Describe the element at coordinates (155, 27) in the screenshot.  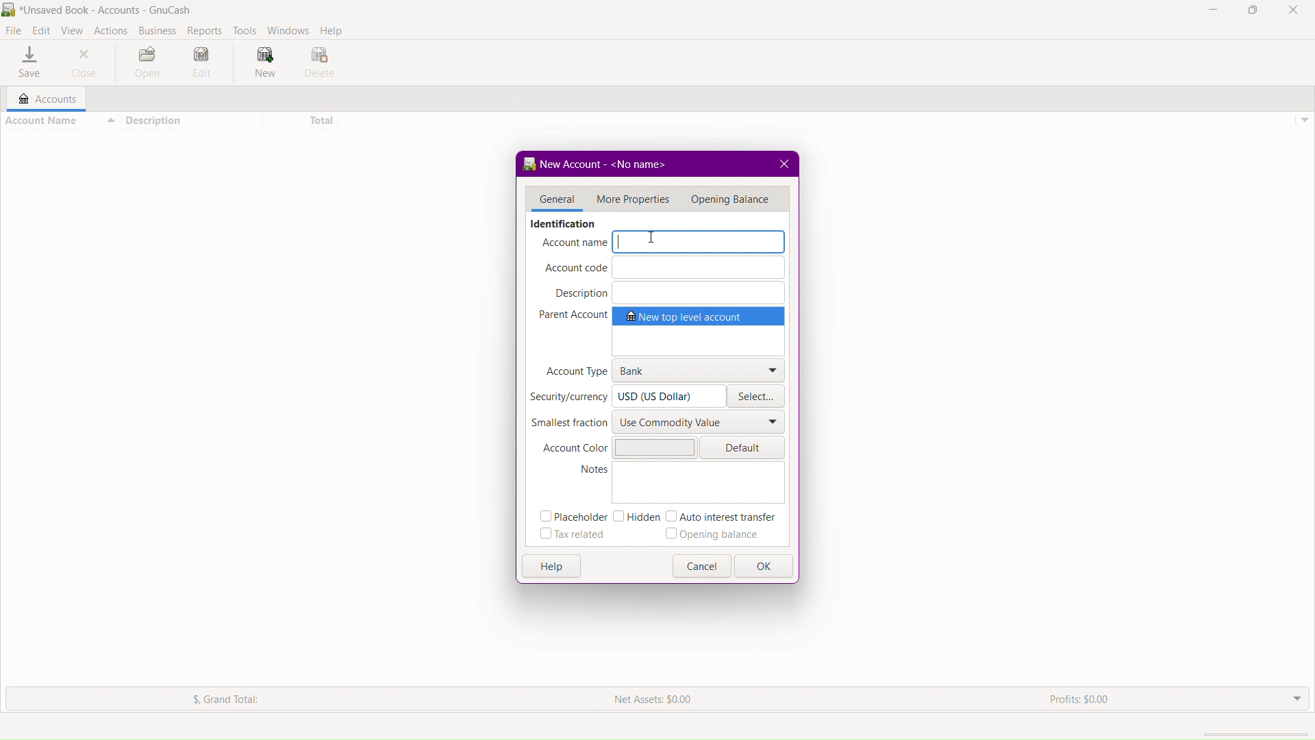
I see `Business` at that location.